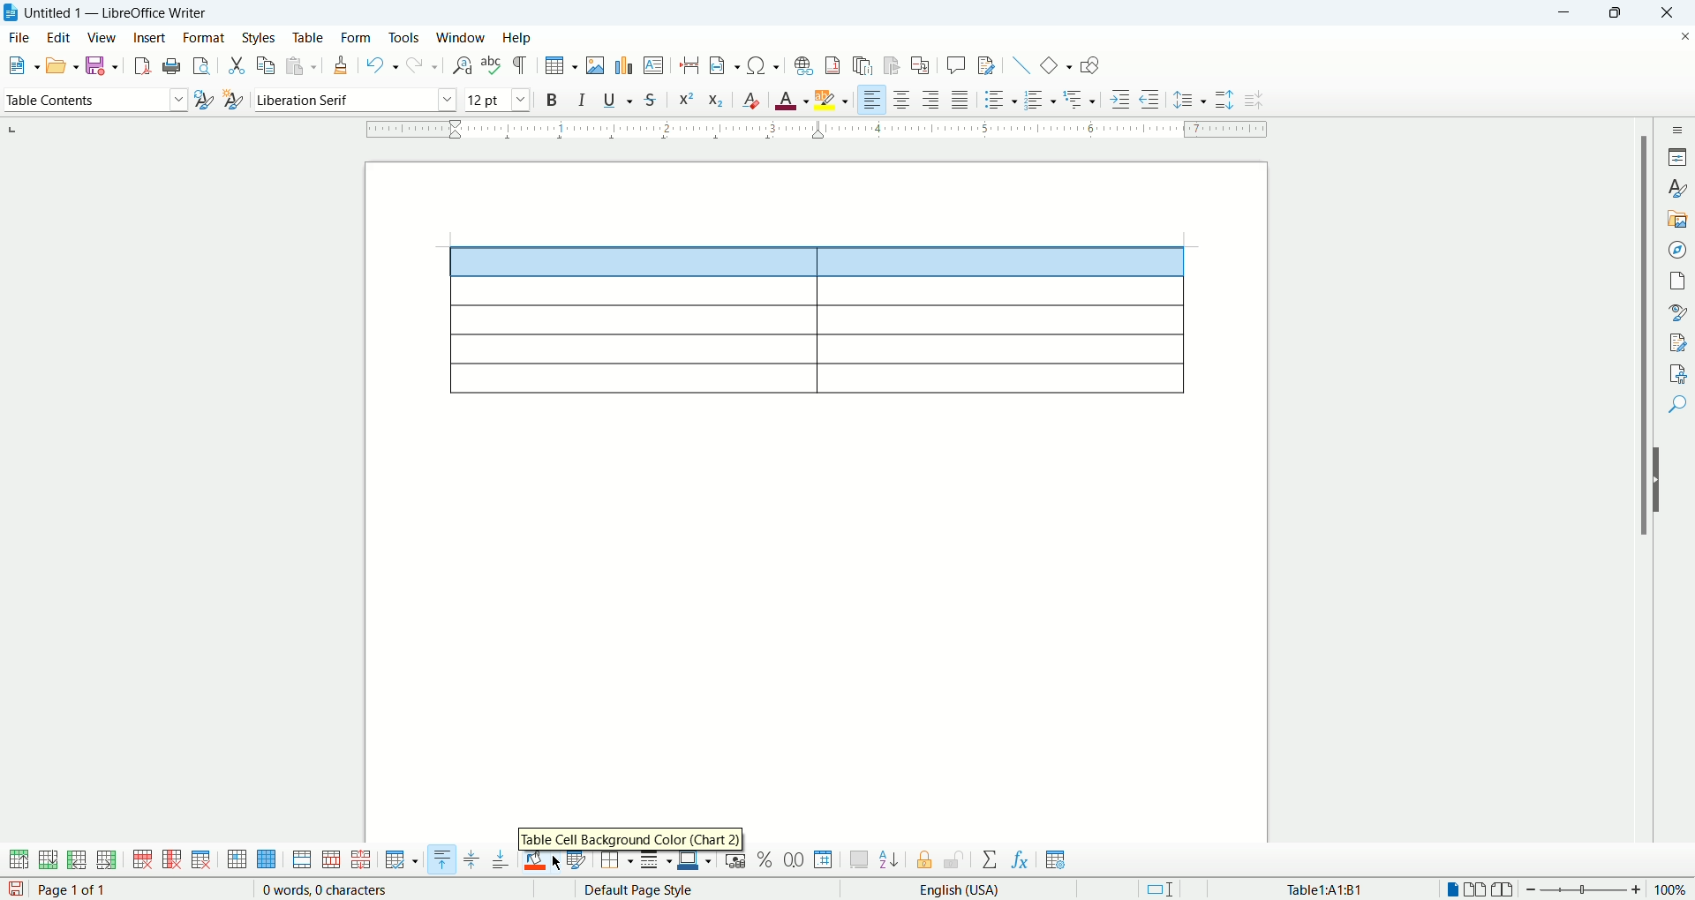  What do you see at coordinates (79, 859) in the screenshot?
I see `insert column before` at bounding box center [79, 859].